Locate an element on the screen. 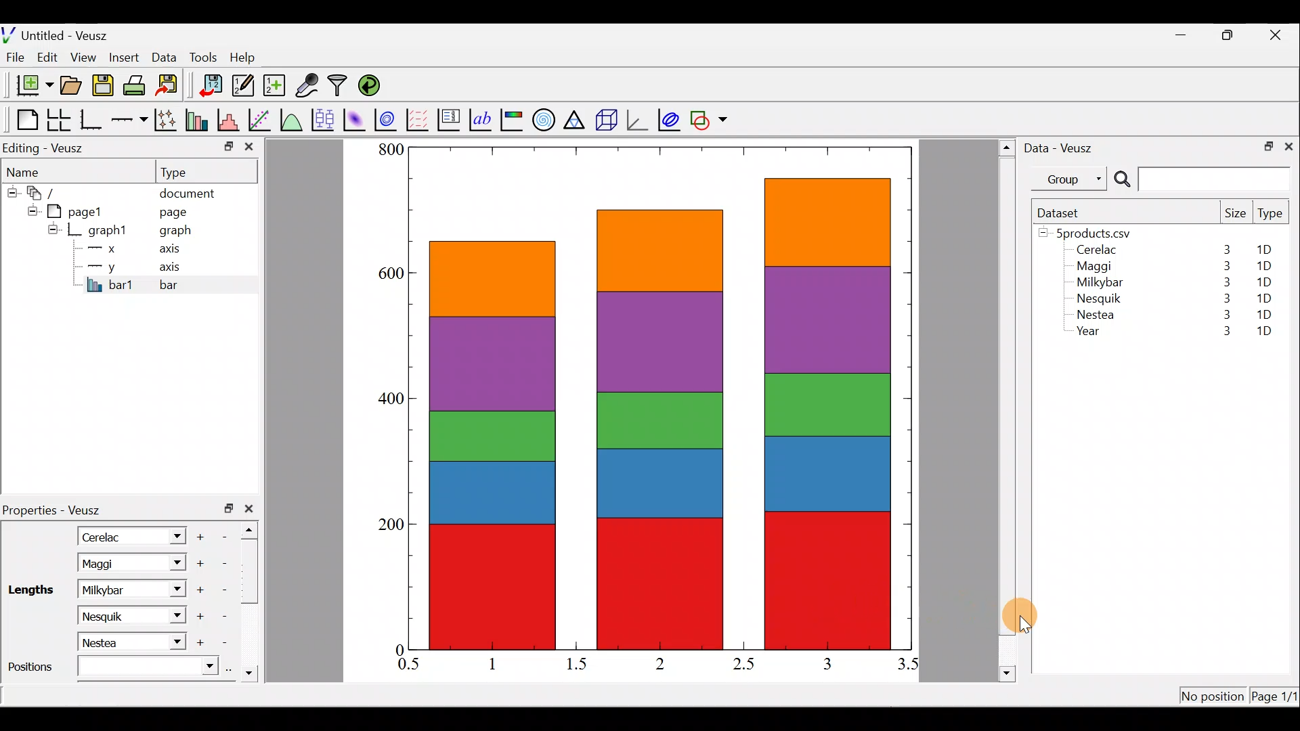 Image resolution: width=1300 pixels, height=731 pixels. Plot box plots is located at coordinates (324, 119).